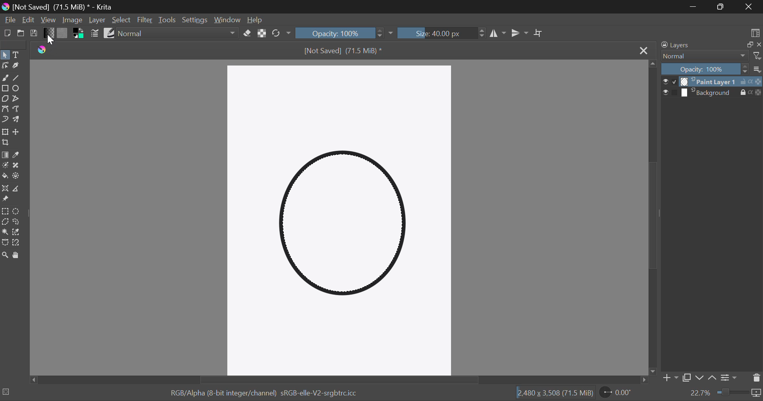 The width and height of the screenshot is (763, 401). Describe the element at coordinates (733, 391) in the screenshot. I see `zoom slider` at that location.